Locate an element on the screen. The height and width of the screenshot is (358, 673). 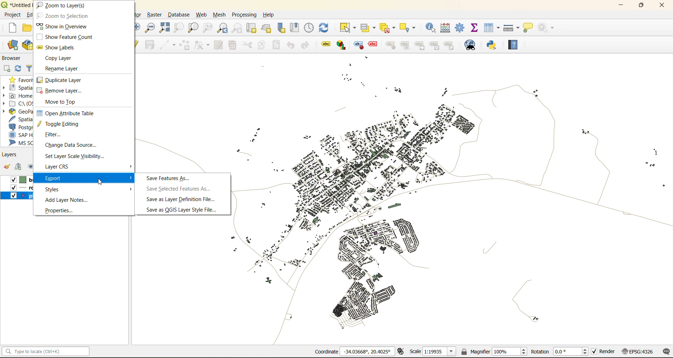
statistical summary is located at coordinates (477, 28).